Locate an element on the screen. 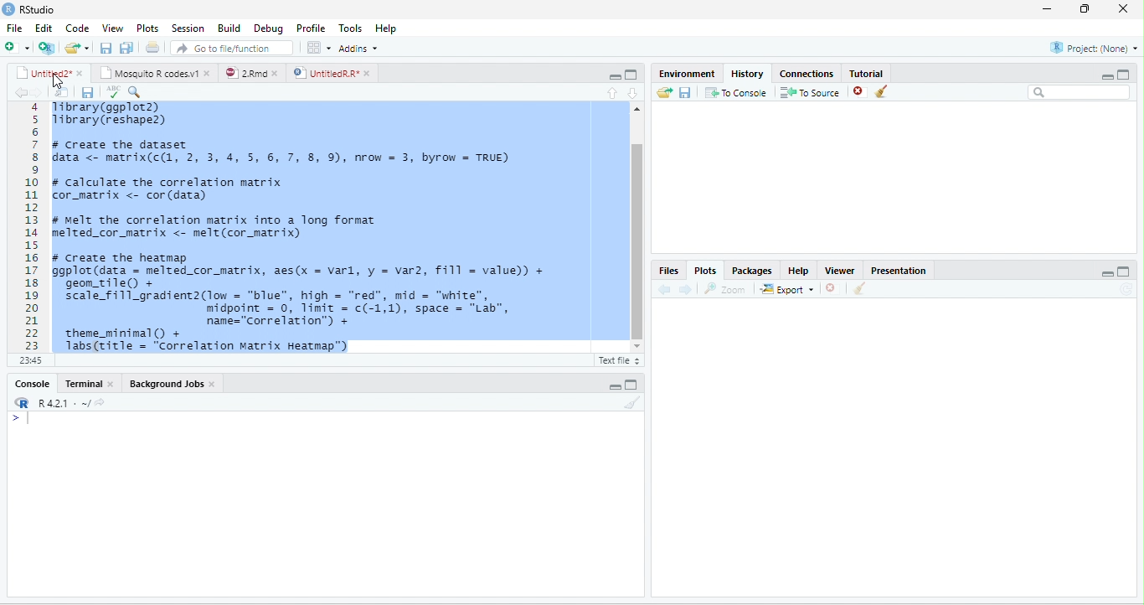 Image resolution: width=1144 pixels, height=605 pixels.  is located at coordinates (128, 46).